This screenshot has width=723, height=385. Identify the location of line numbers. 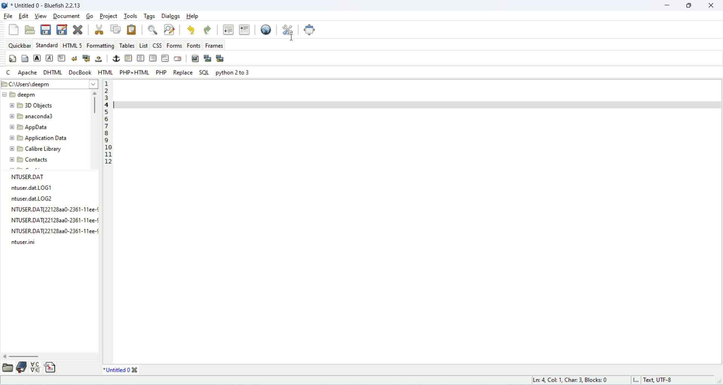
(106, 124).